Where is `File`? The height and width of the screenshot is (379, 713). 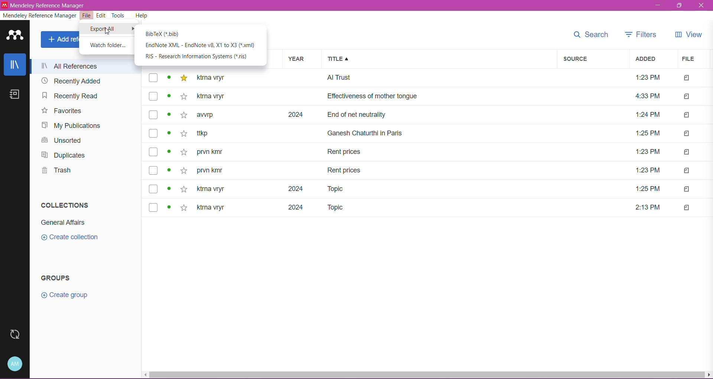
File is located at coordinates (692, 59).